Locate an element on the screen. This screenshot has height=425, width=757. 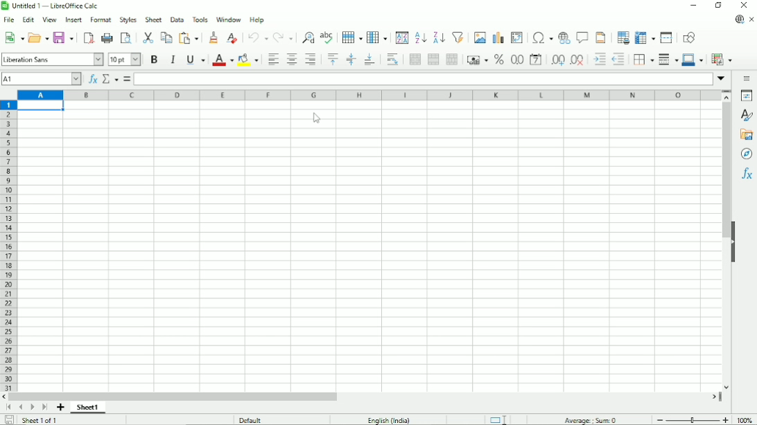
Format is located at coordinates (101, 20).